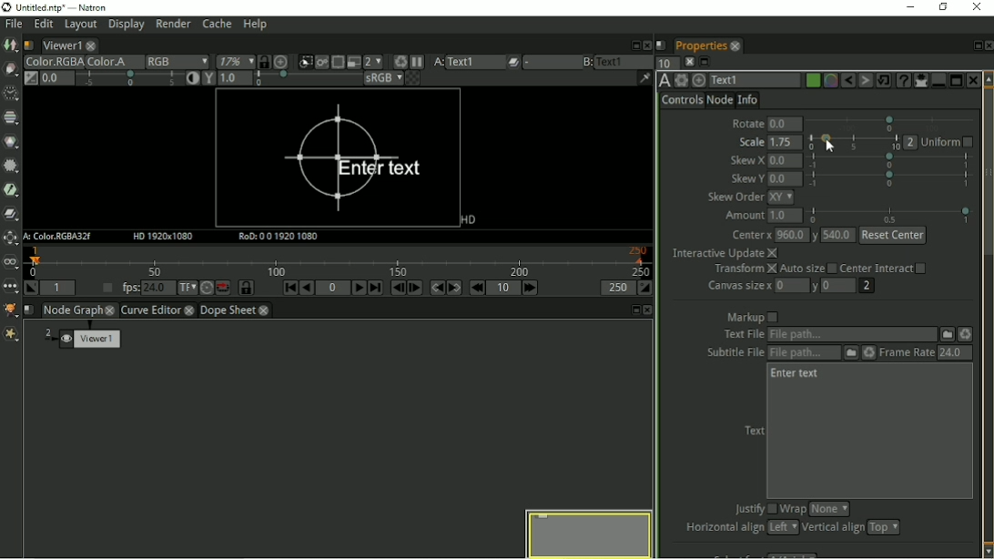 This screenshot has height=559, width=994. What do you see at coordinates (52, 62) in the screenshot?
I see `Color` at bounding box center [52, 62].